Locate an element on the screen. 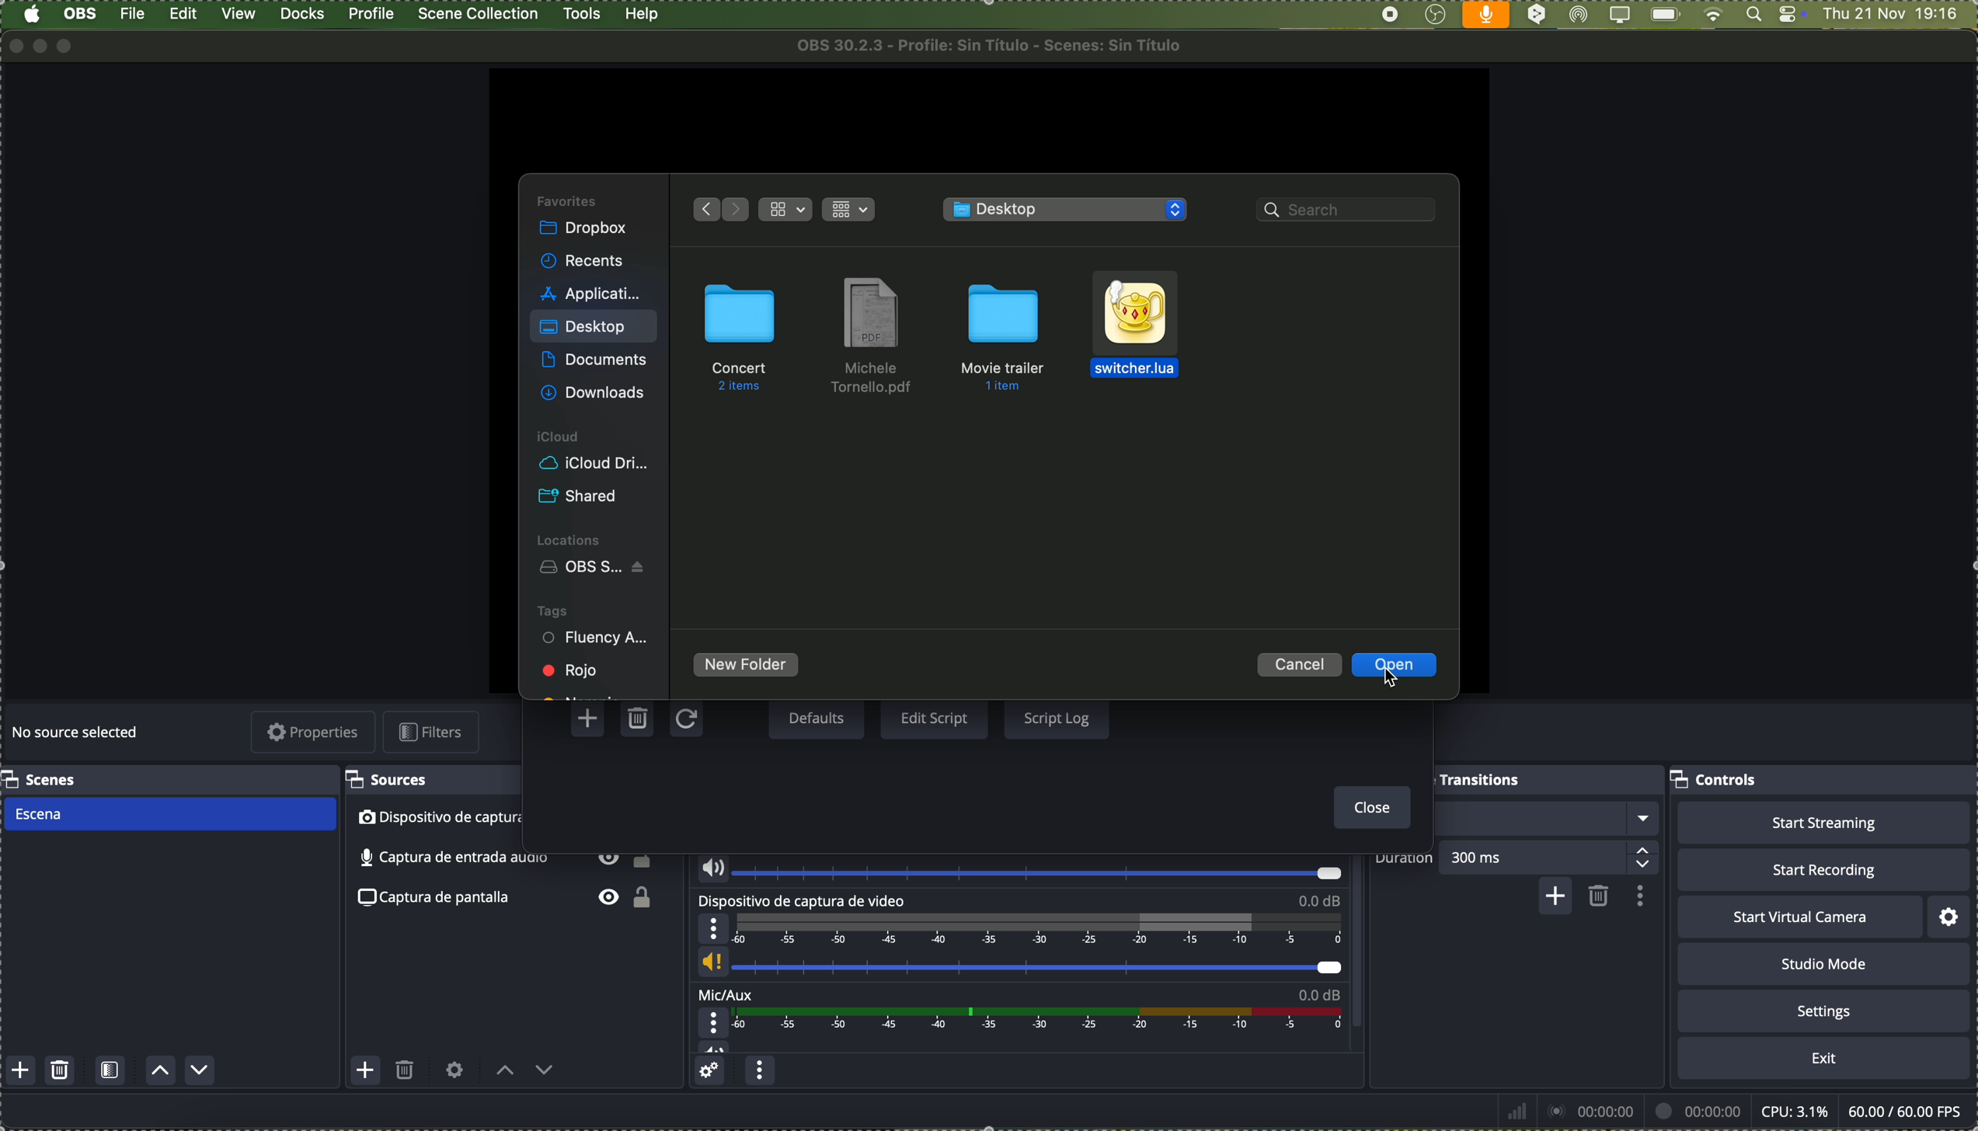 This screenshot has width=1978, height=1131. shared is located at coordinates (582, 497).